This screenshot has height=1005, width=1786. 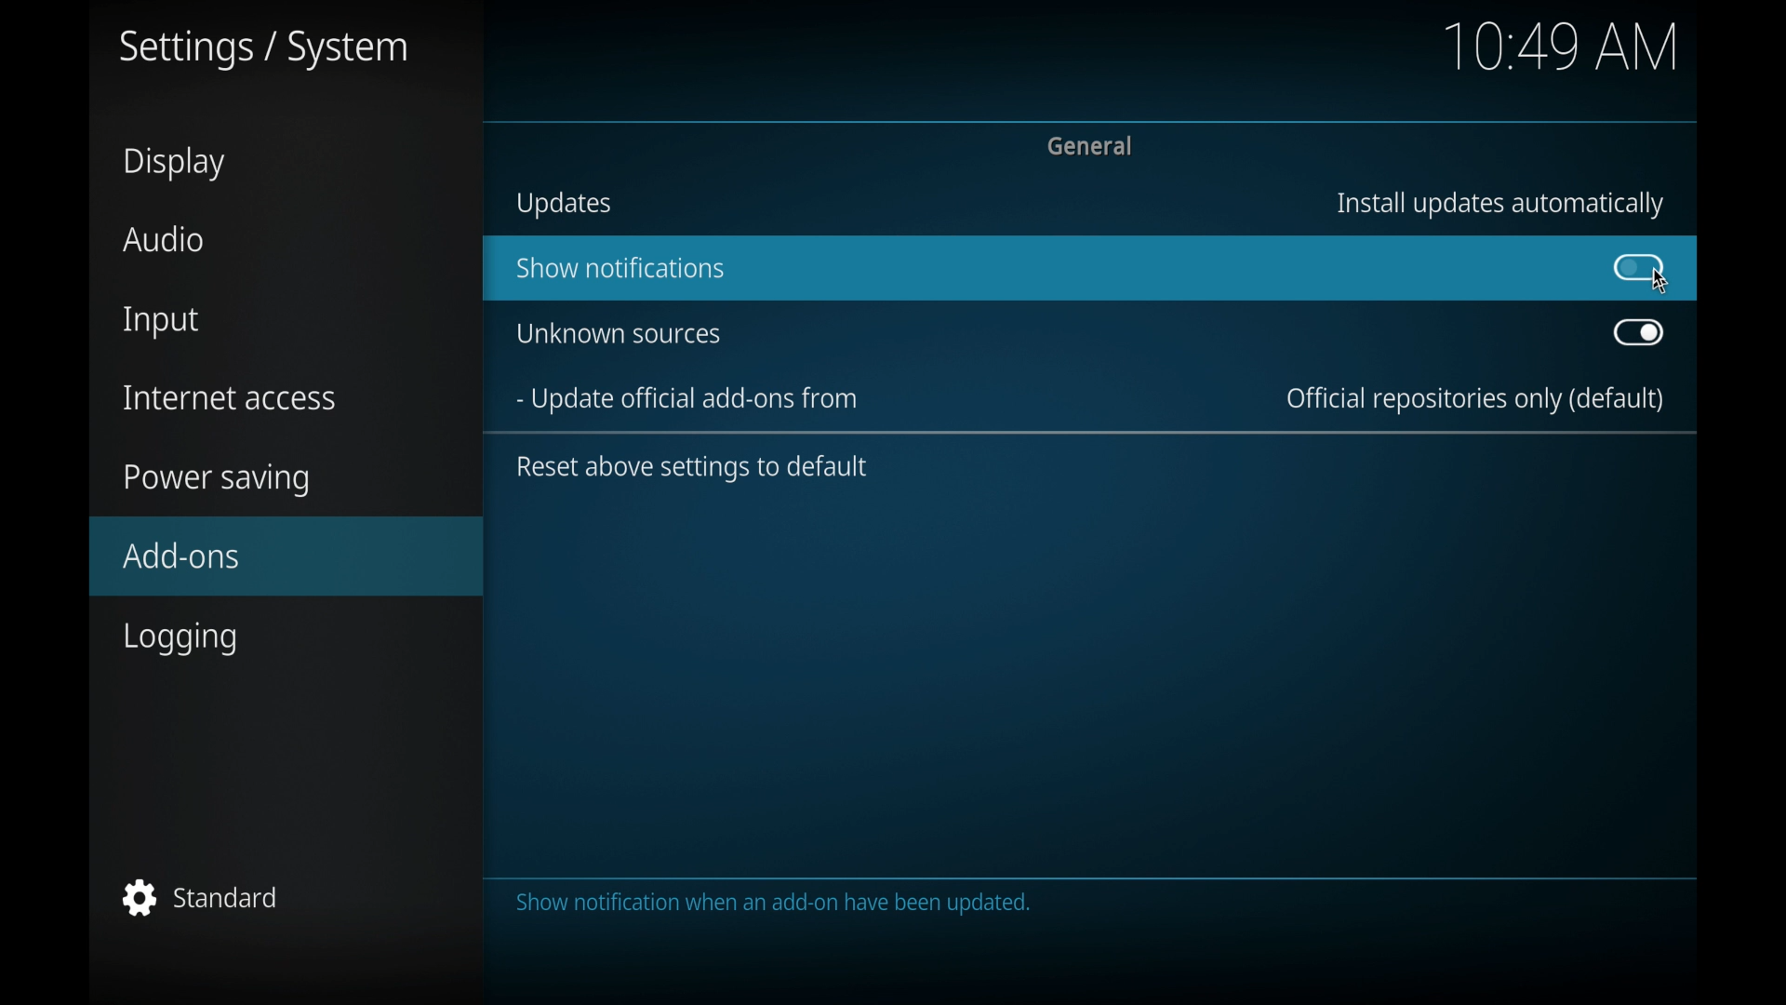 I want to click on toggle button, so click(x=1639, y=268).